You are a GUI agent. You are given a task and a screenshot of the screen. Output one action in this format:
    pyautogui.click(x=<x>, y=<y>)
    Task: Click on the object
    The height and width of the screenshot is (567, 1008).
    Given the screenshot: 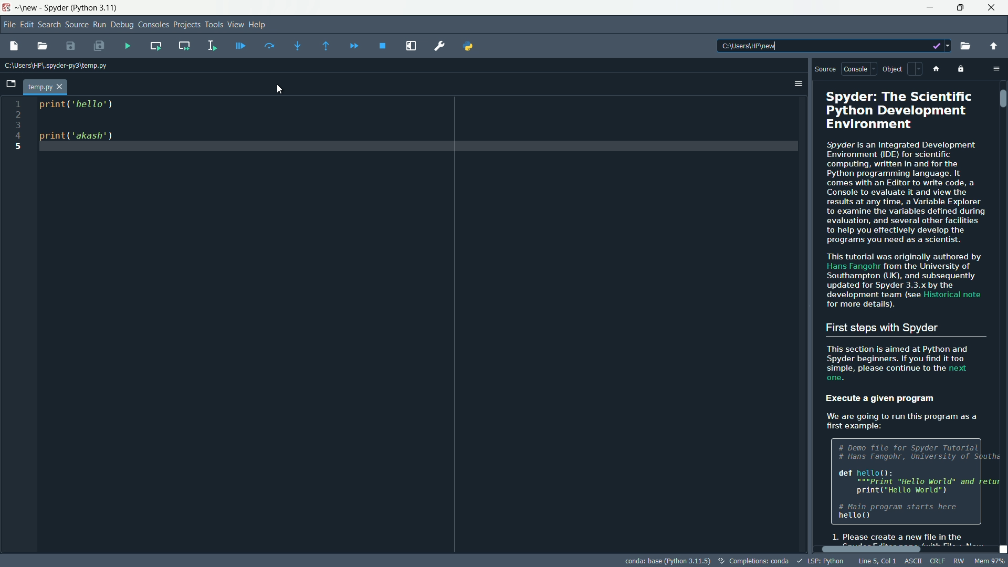 What is the action you would take?
    pyautogui.click(x=902, y=68)
    